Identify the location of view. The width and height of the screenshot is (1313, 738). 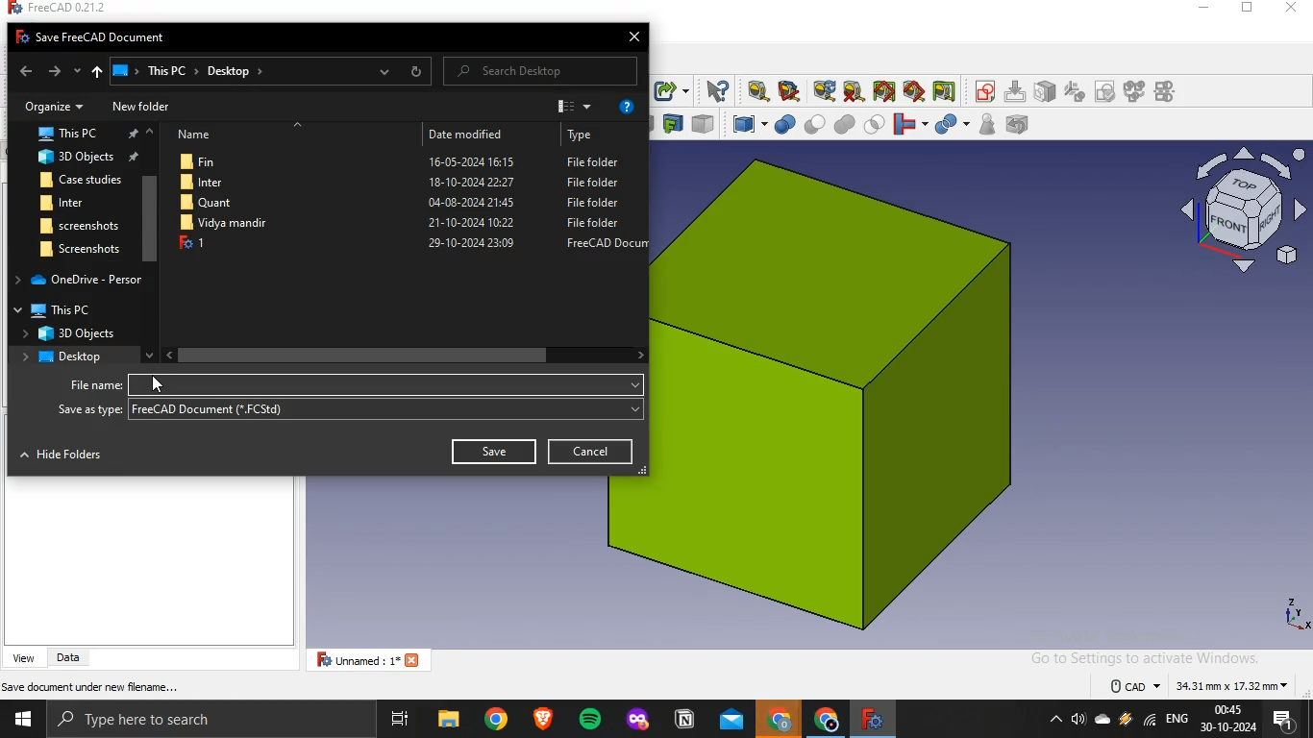
(25, 659).